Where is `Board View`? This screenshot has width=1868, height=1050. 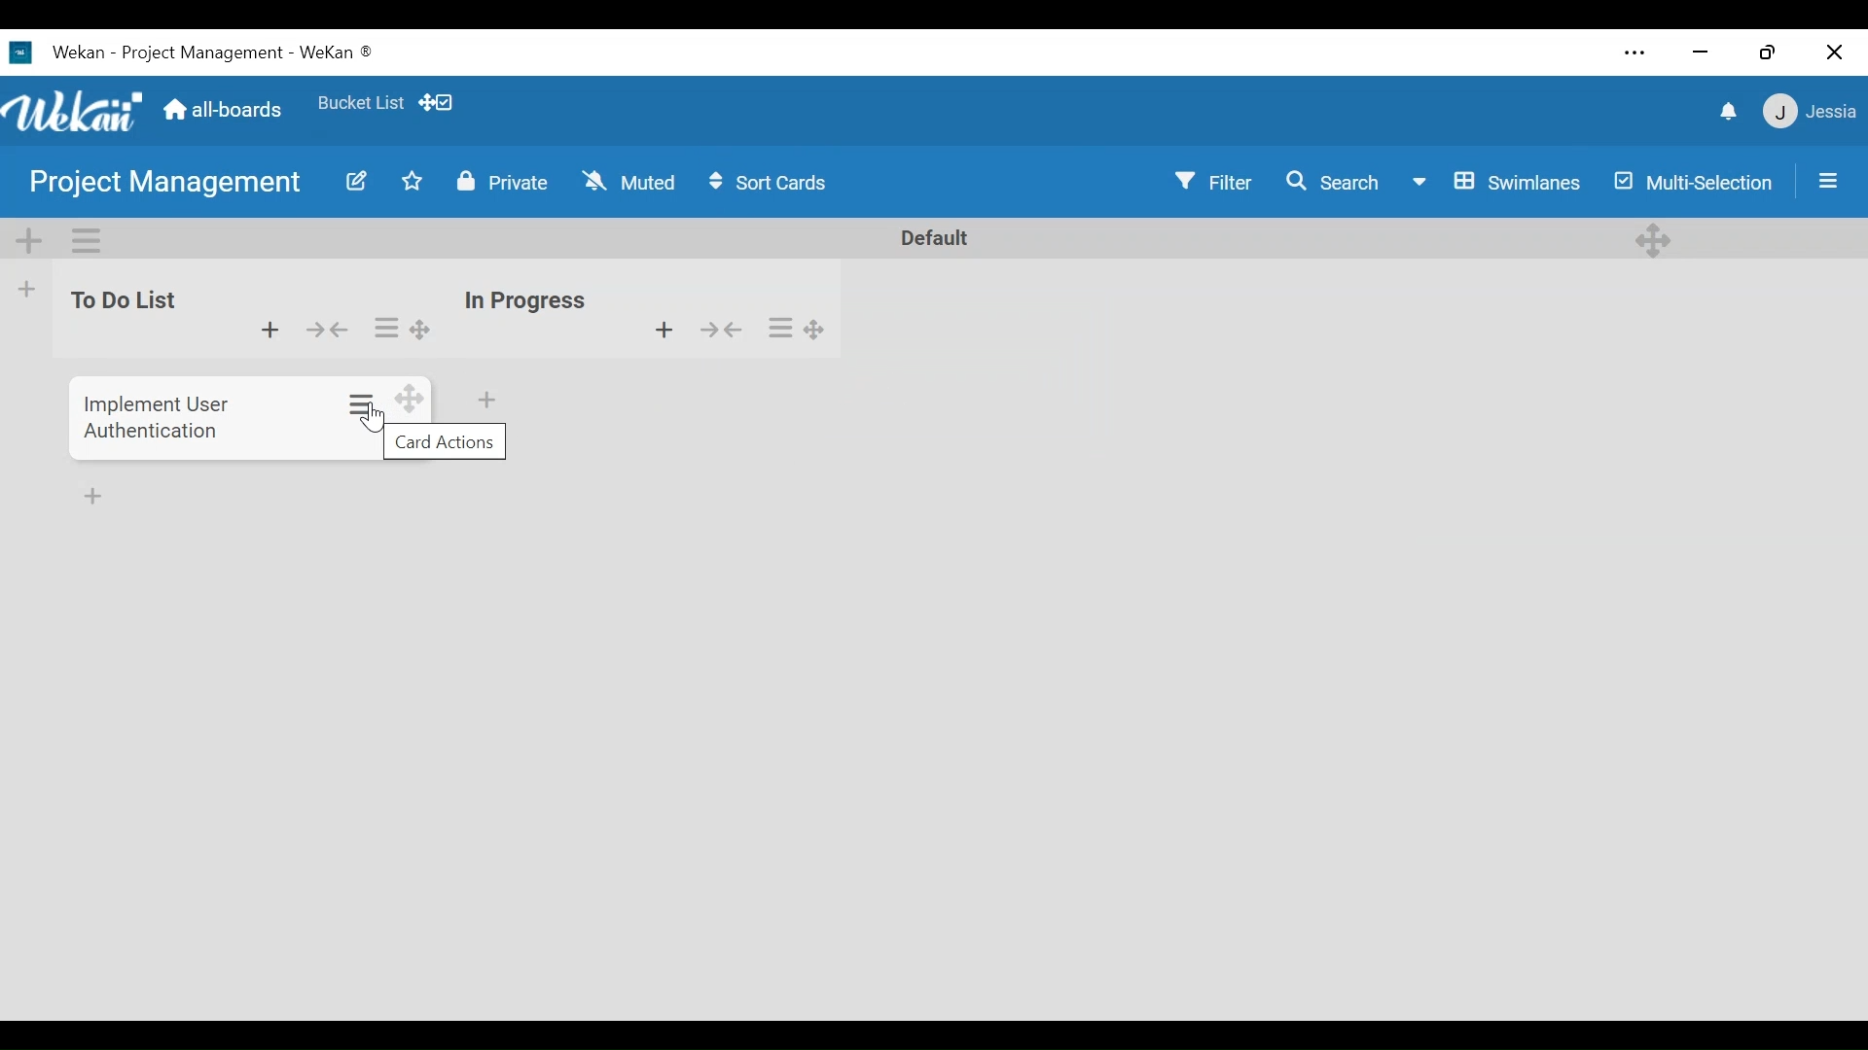
Board View is located at coordinates (1499, 184).